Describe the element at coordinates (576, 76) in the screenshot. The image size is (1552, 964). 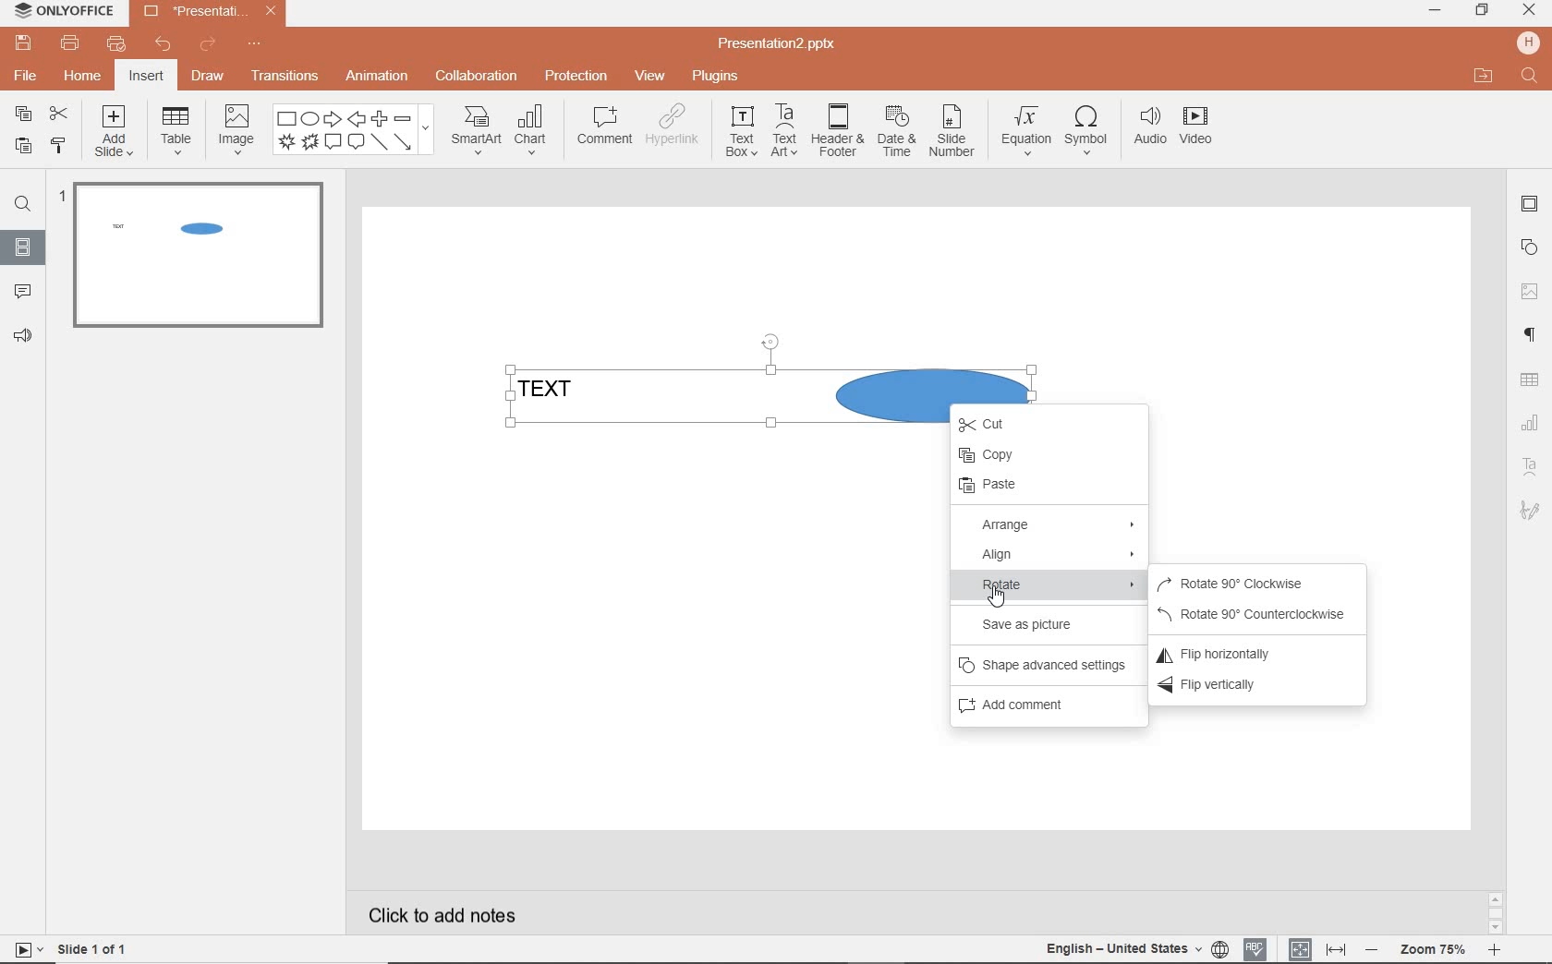
I see `protection` at that location.